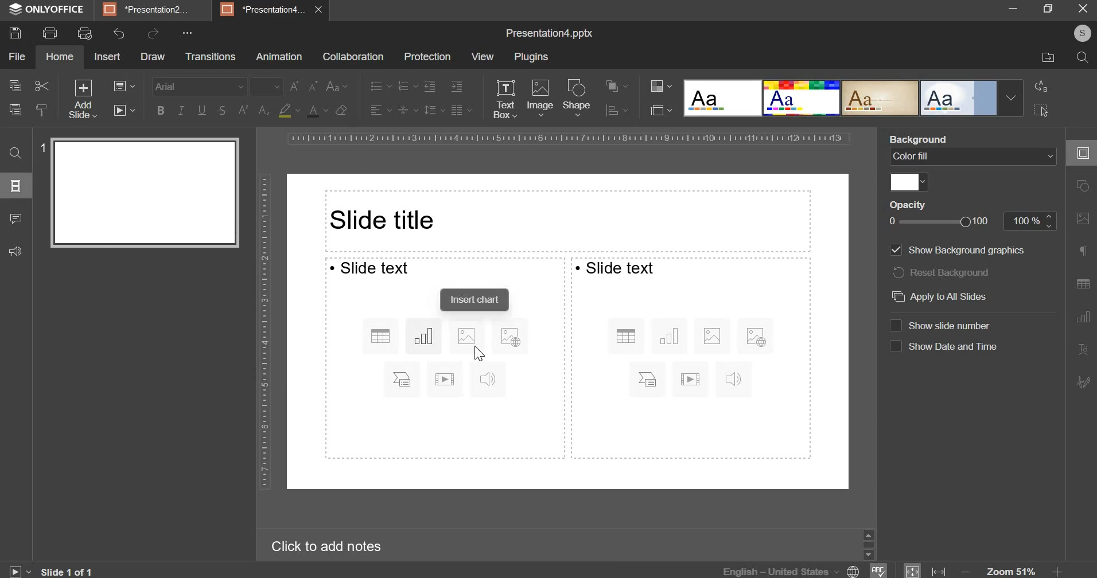 Image resolution: width=1097 pixels, height=578 pixels. I want to click on vertical scale, so click(263, 334).